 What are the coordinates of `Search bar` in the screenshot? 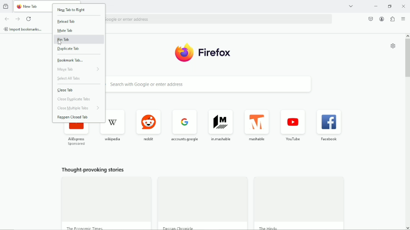 It's located at (220, 18).